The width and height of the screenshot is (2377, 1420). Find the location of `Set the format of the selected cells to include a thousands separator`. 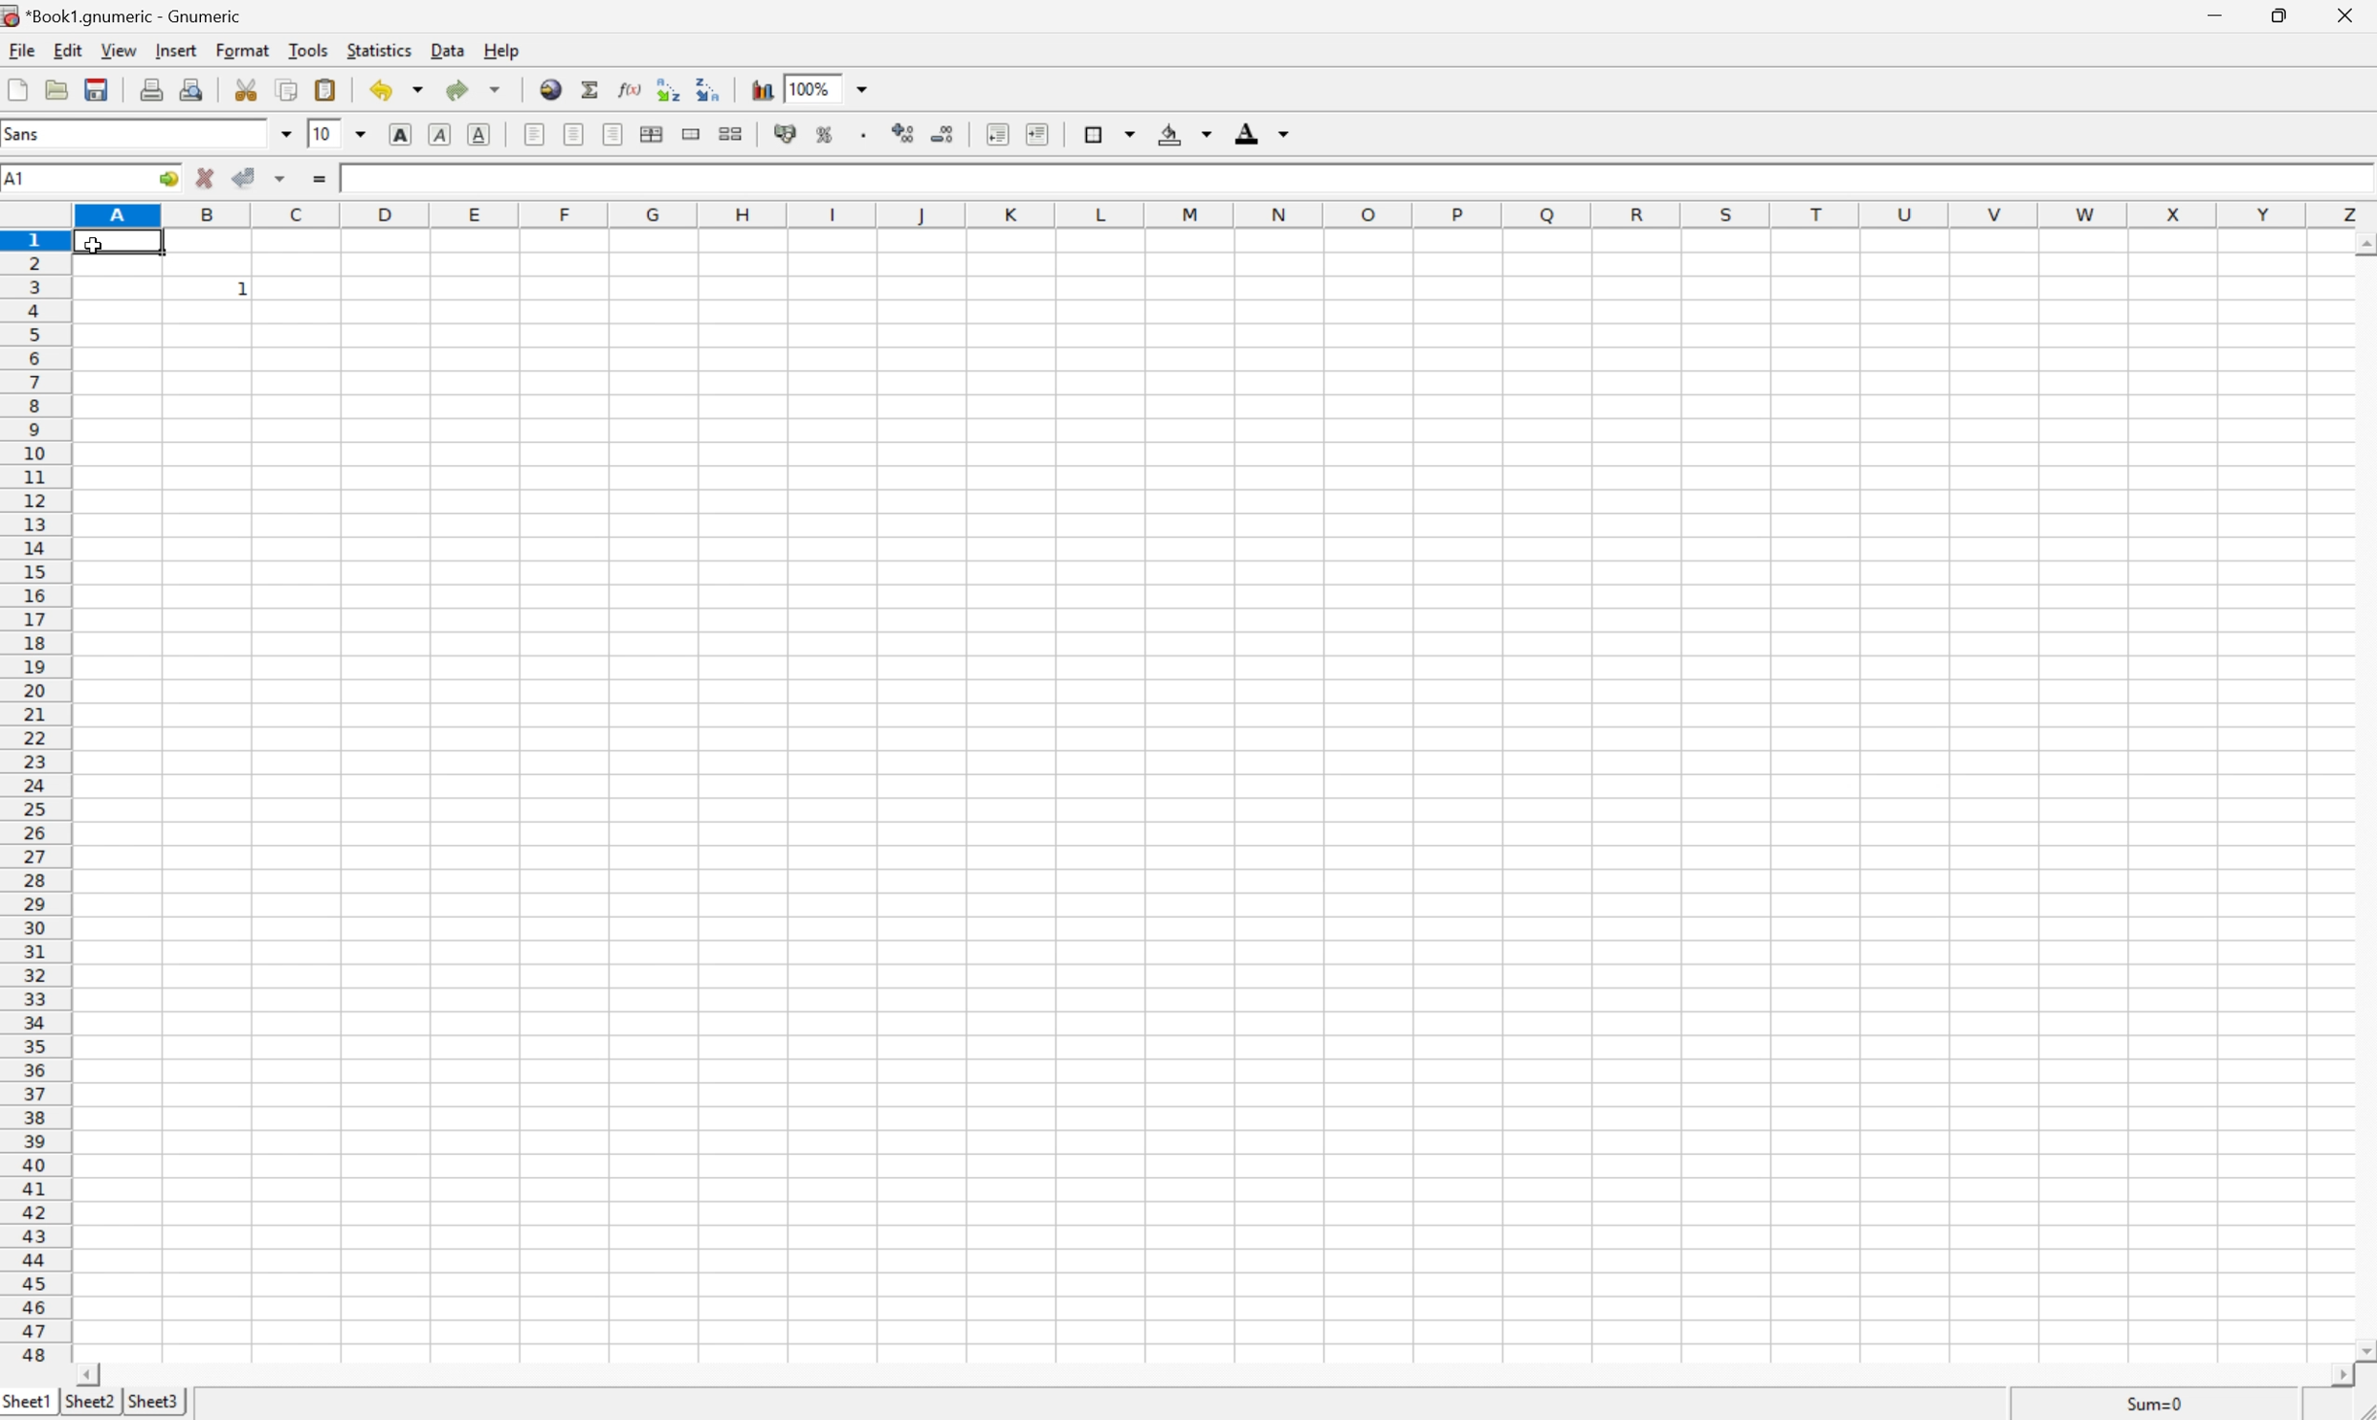

Set the format of the selected cells to include a thousands separator is located at coordinates (863, 138).